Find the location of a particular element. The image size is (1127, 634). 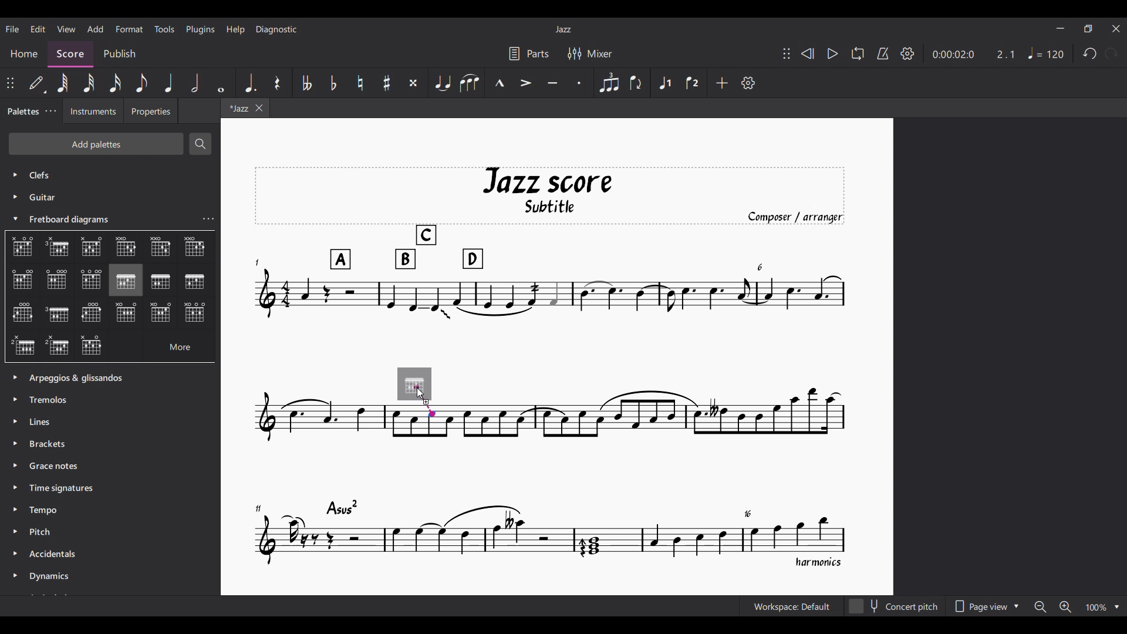

Metronome is located at coordinates (883, 54).